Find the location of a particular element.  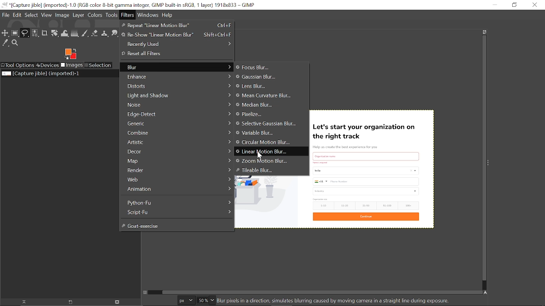

Foreground color is located at coordinates (71, 54).